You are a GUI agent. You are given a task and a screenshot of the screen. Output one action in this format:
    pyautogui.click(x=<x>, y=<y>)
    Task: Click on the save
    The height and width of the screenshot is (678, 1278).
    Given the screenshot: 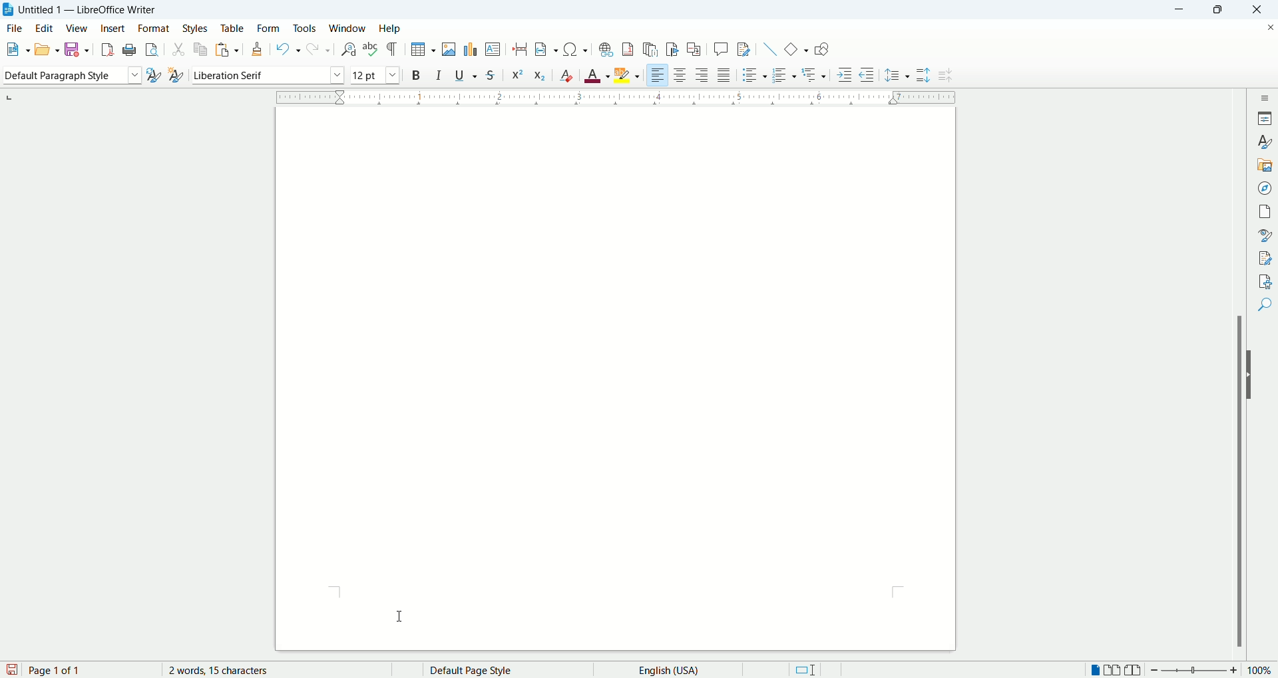 What is the action you would take?
    pyautogui.click(x=79, y=49)
    